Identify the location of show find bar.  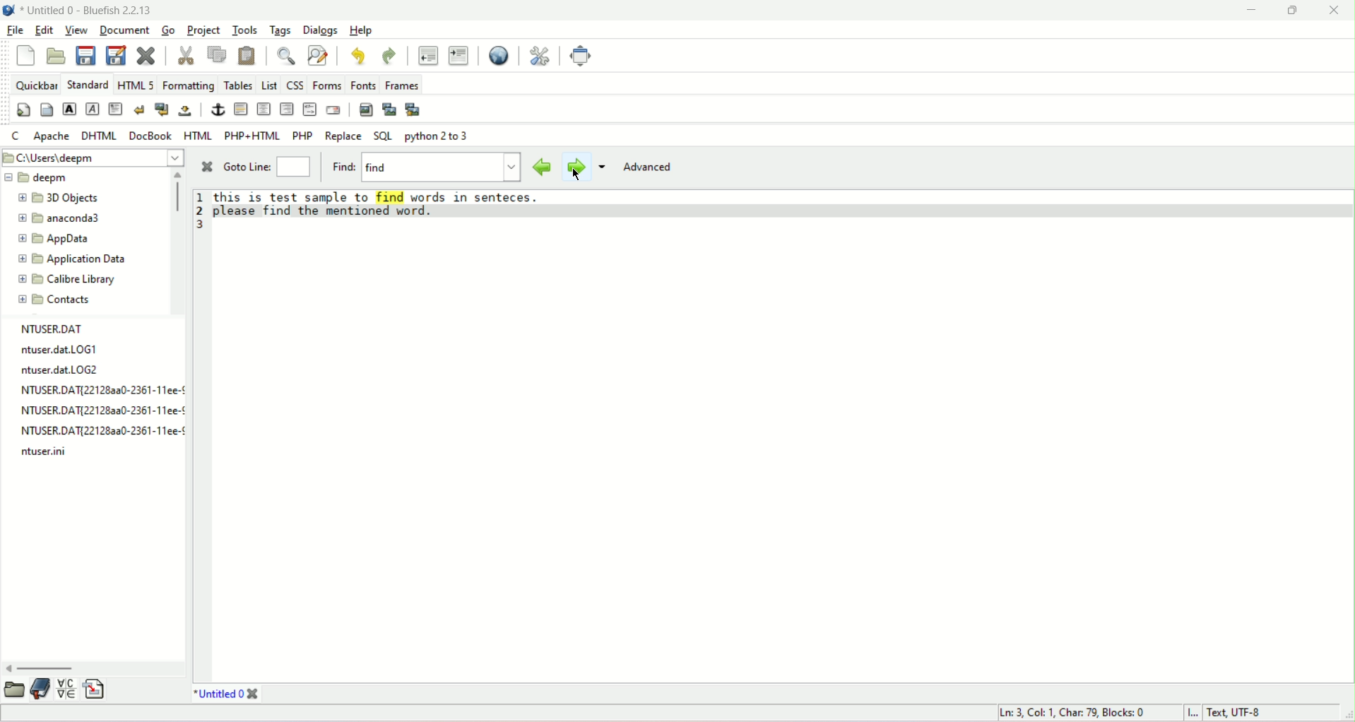
(285, 55).